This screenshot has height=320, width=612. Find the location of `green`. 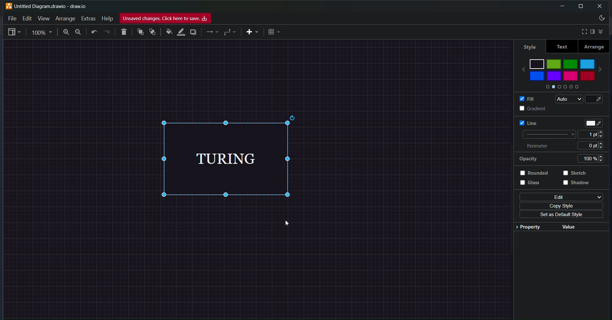

green is located at coordinates (571, 63).